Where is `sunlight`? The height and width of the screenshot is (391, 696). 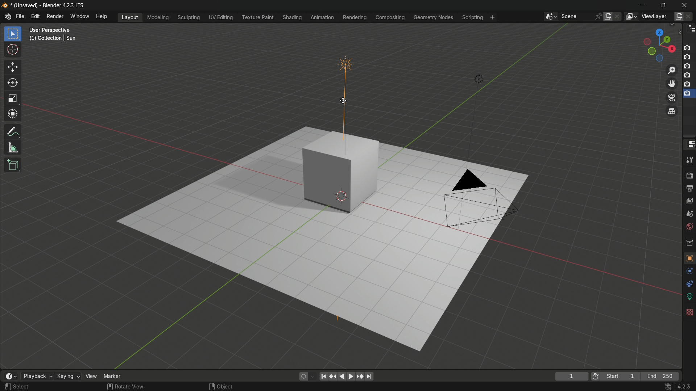
sunlight is located at coordinates (345, 92).